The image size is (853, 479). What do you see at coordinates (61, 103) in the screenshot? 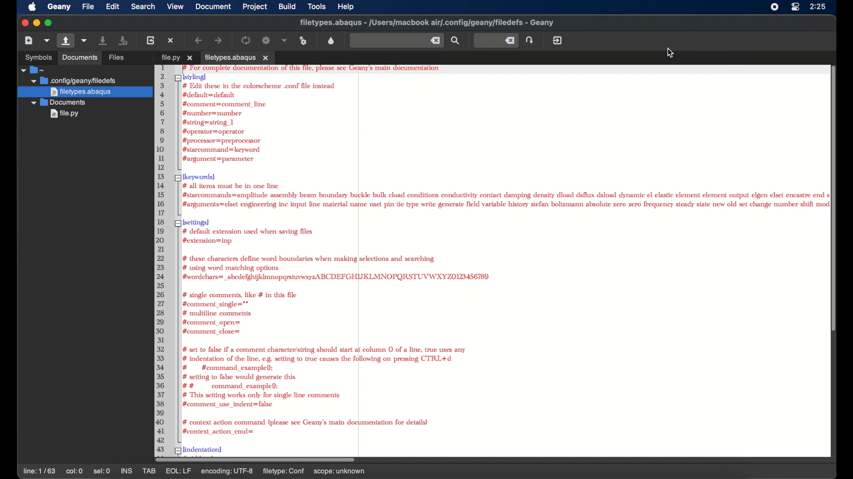
I see `` at bounding box center [61, 103].